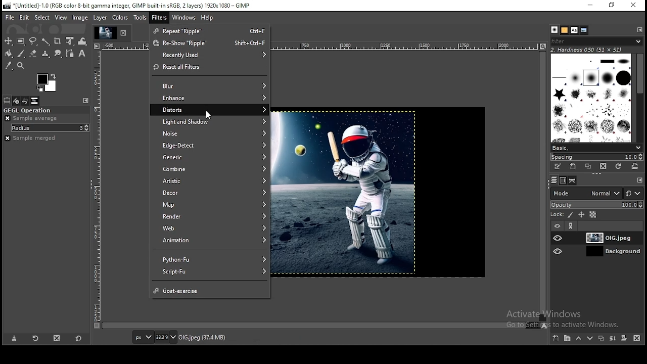  I want to click on document history, so click(584, 30).